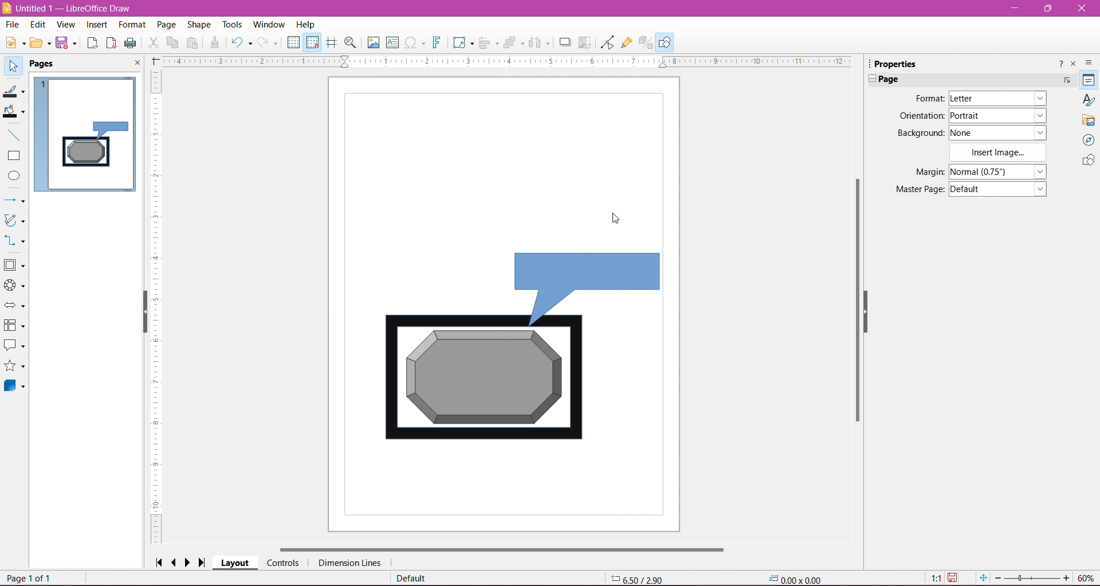 The width and height of the screenshot is (1100, 586). Describe the element at coordinates (1091, 62) in the screenshot. I see `Sidebar settings` at that location.